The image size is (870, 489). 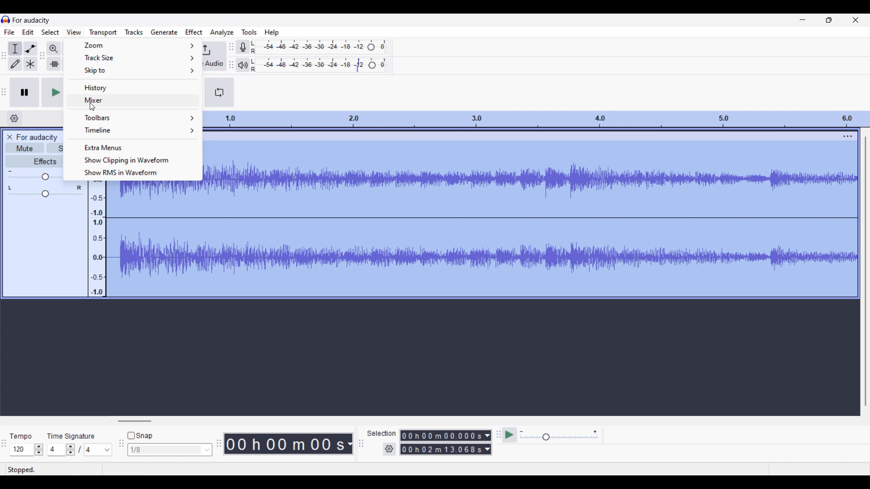 I want to click on Current duration of track, so click(x=285, y=444).